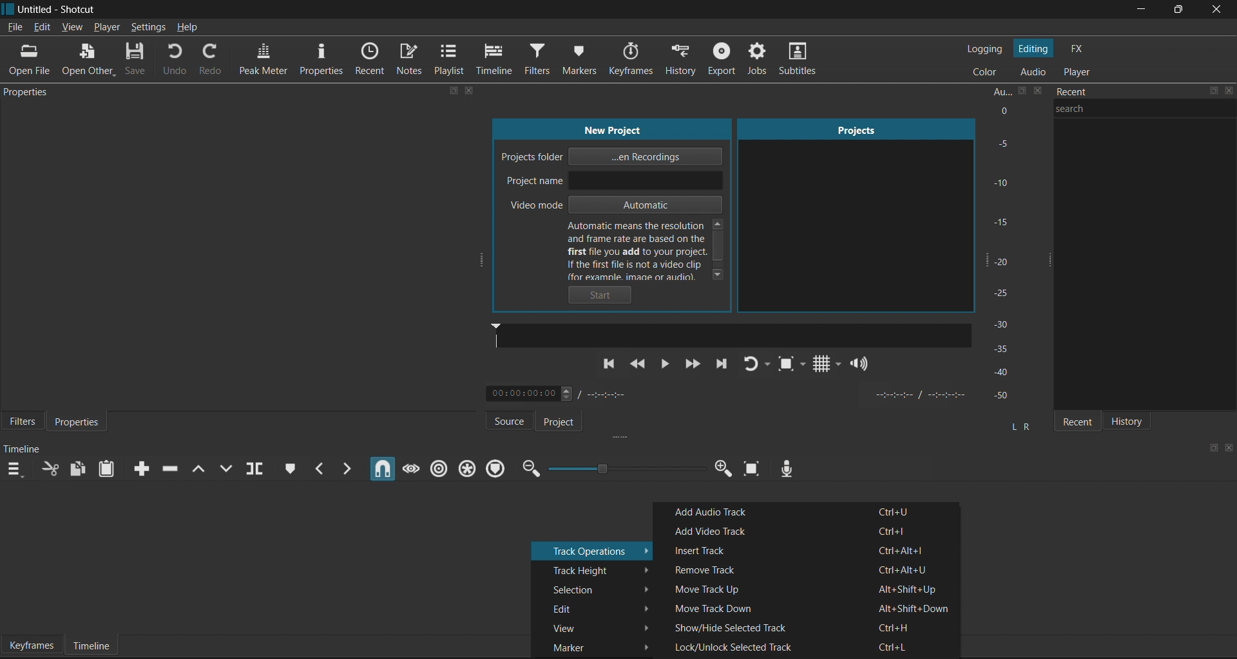 The image size is (1237, 659). I want to click on Marker, so click(592, 646).